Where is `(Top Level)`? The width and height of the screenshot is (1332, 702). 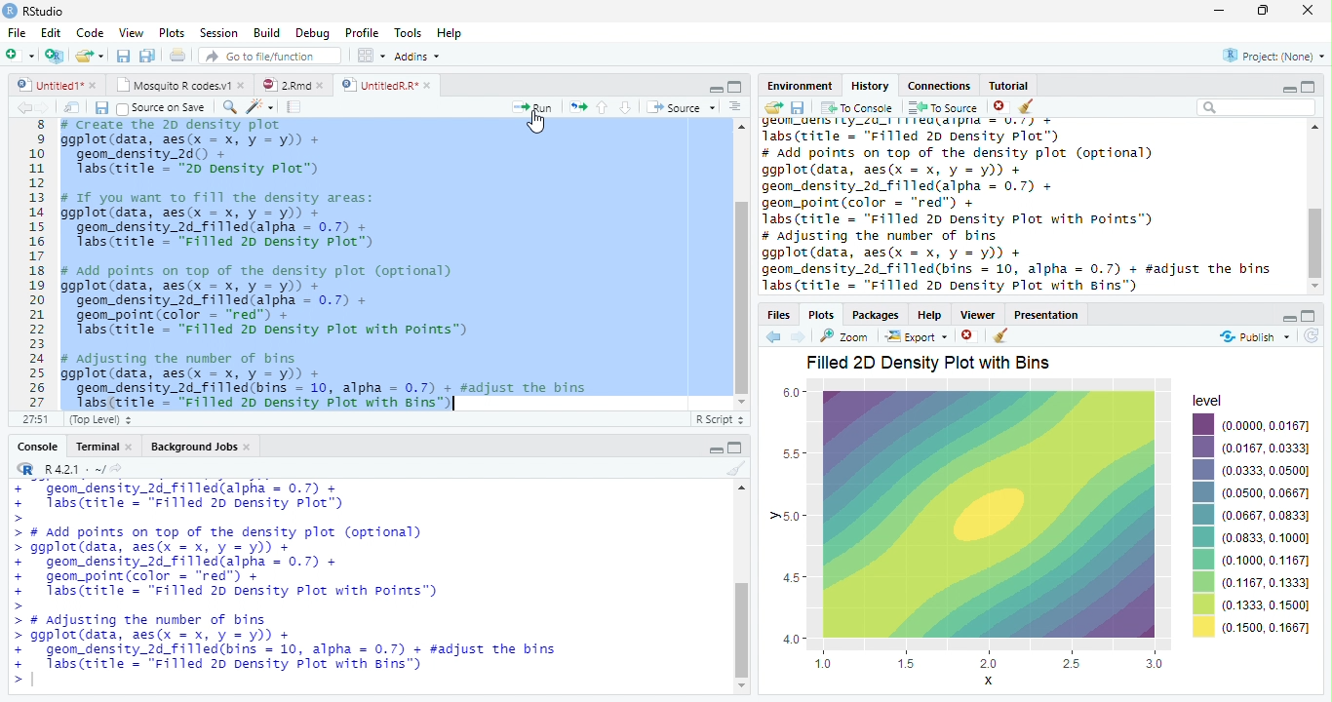 (Top Level) is located at coordinates (98, 420).